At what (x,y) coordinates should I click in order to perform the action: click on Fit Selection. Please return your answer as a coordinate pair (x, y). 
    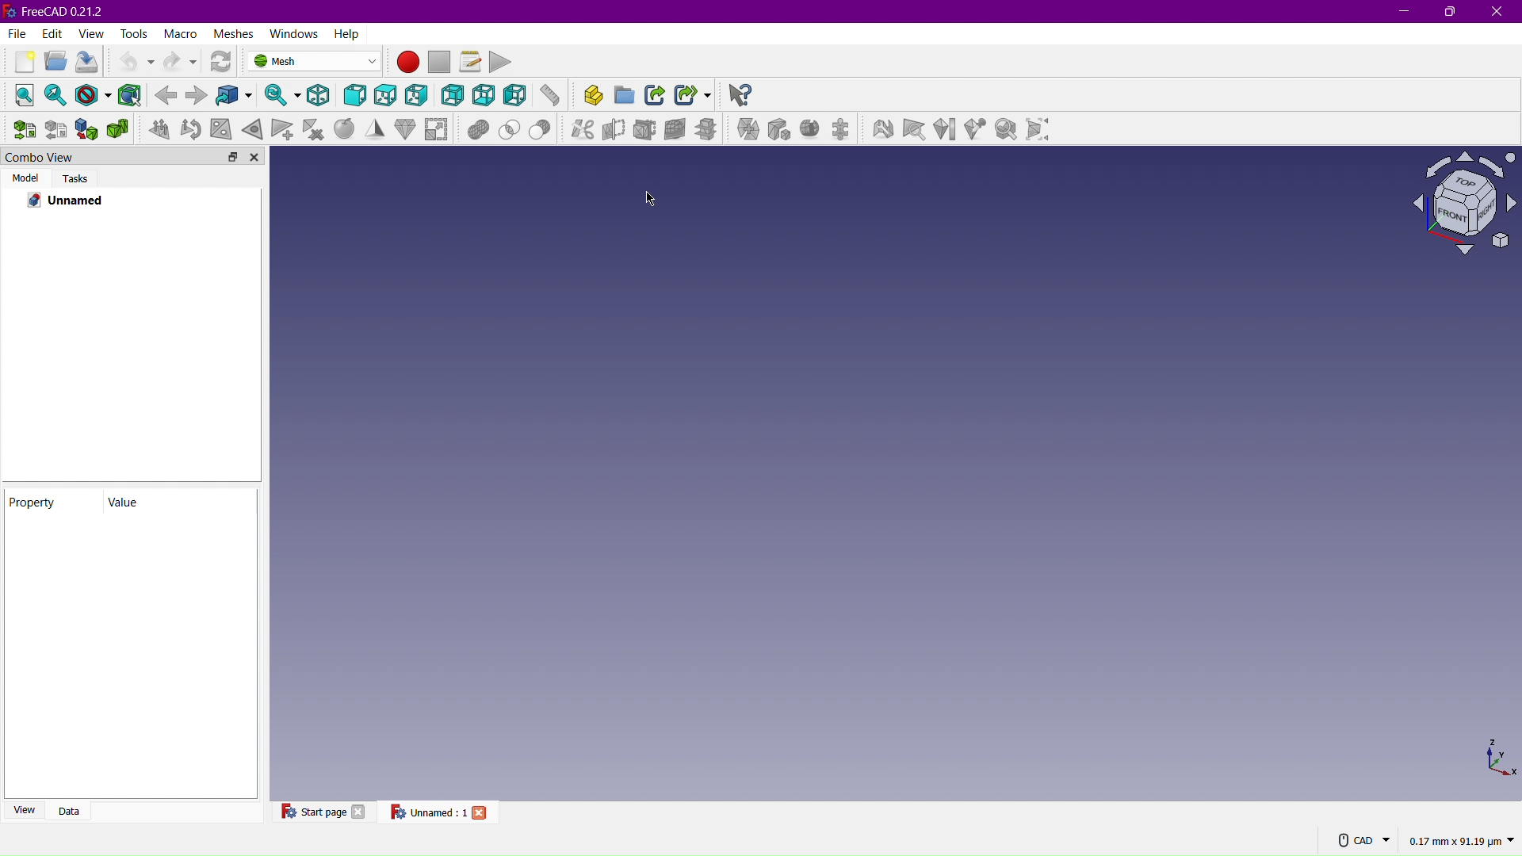
    Looking at the image, I should click on (58, 95).